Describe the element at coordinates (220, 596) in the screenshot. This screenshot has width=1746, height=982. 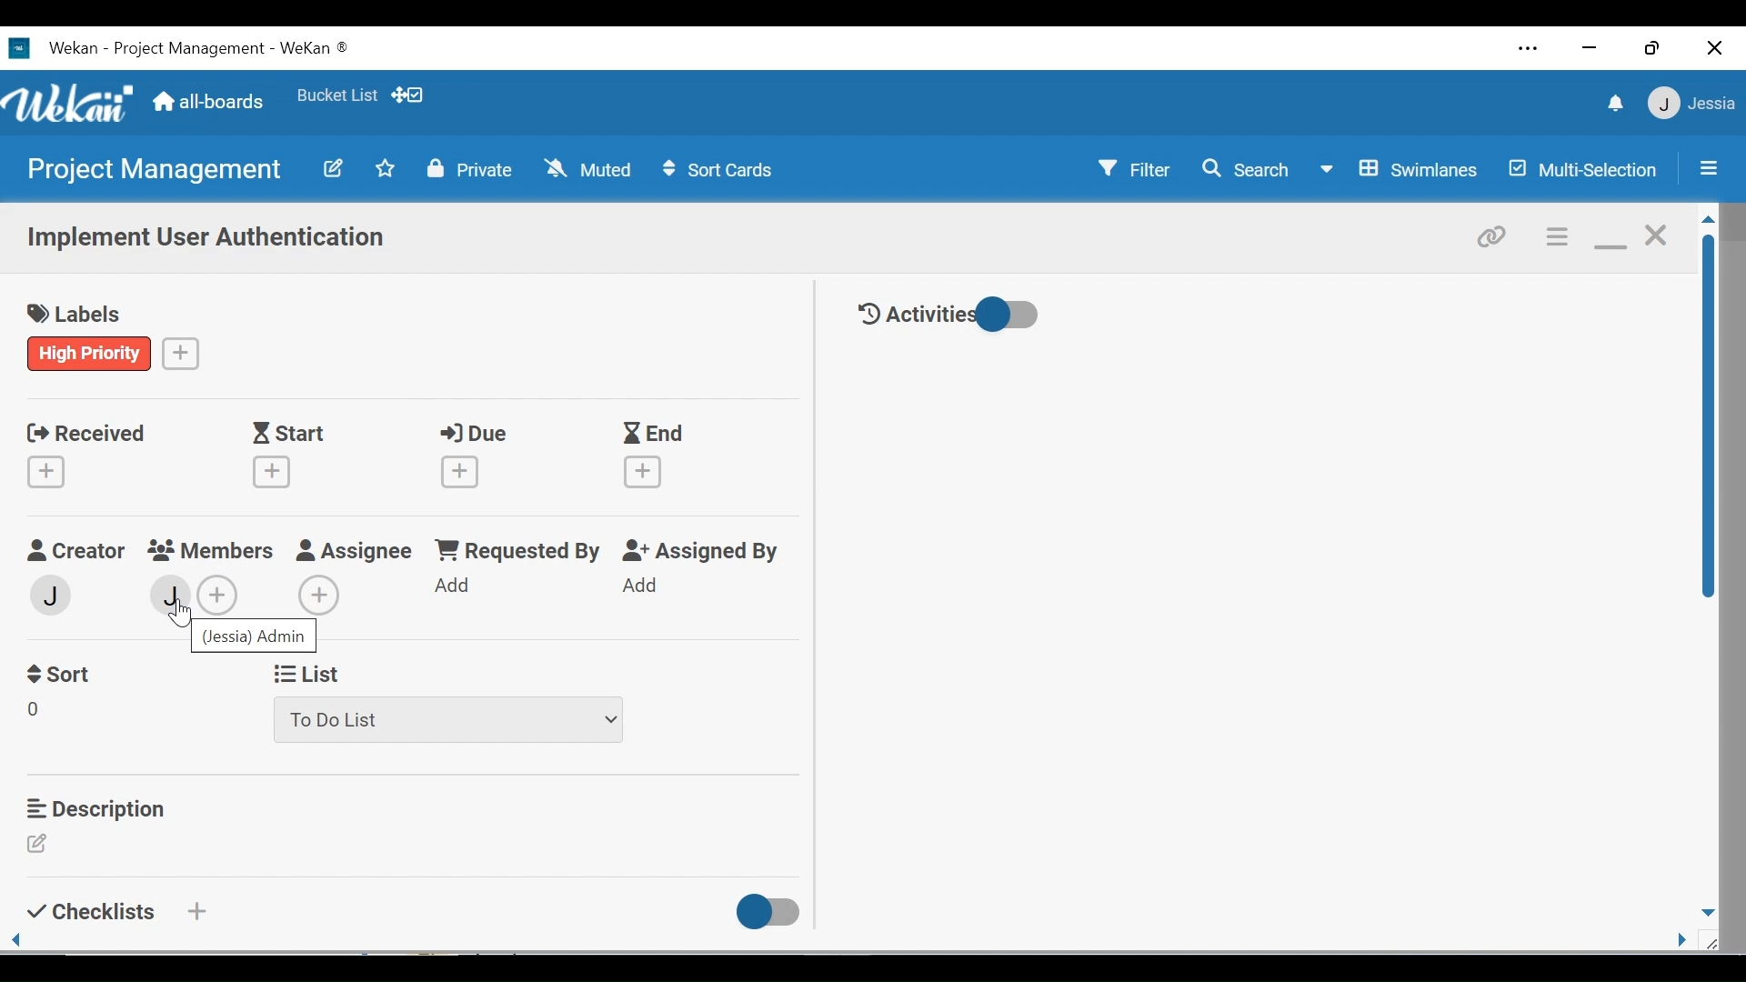
I see `add` at that location.